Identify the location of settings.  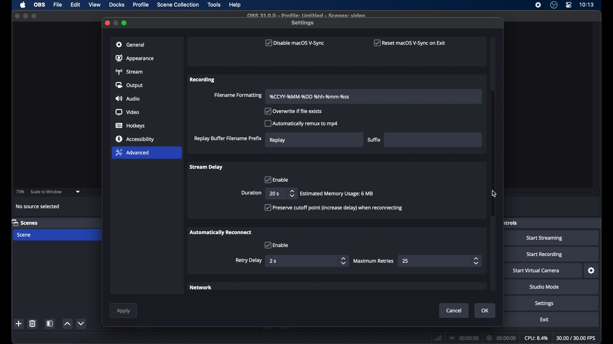
(545, 304).